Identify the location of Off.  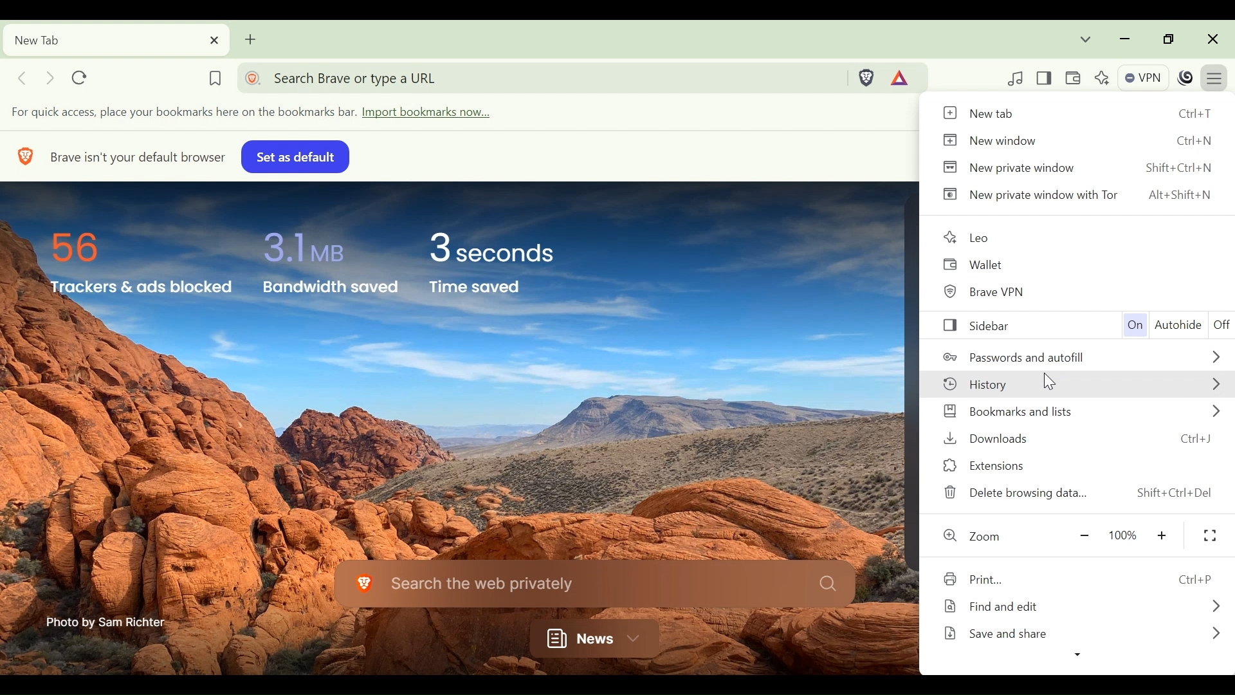
(1221, 325).